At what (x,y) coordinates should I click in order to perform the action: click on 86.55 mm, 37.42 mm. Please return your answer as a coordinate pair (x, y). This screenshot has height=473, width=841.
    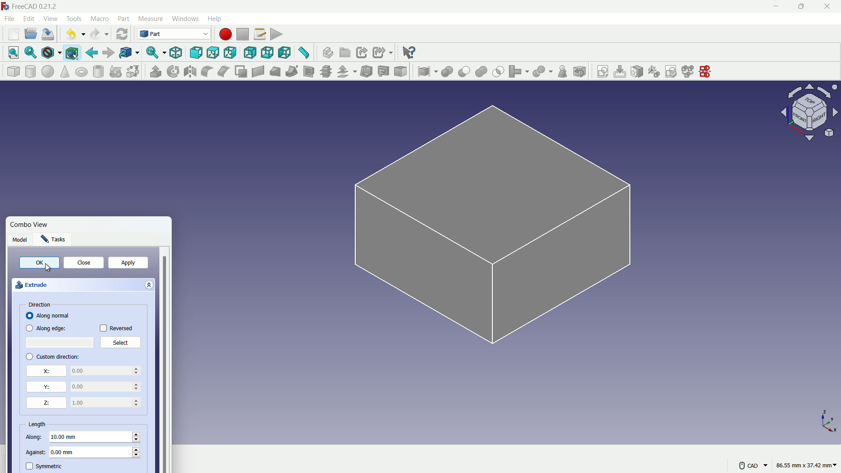
    Looking at the image, I should click on (807, 465).